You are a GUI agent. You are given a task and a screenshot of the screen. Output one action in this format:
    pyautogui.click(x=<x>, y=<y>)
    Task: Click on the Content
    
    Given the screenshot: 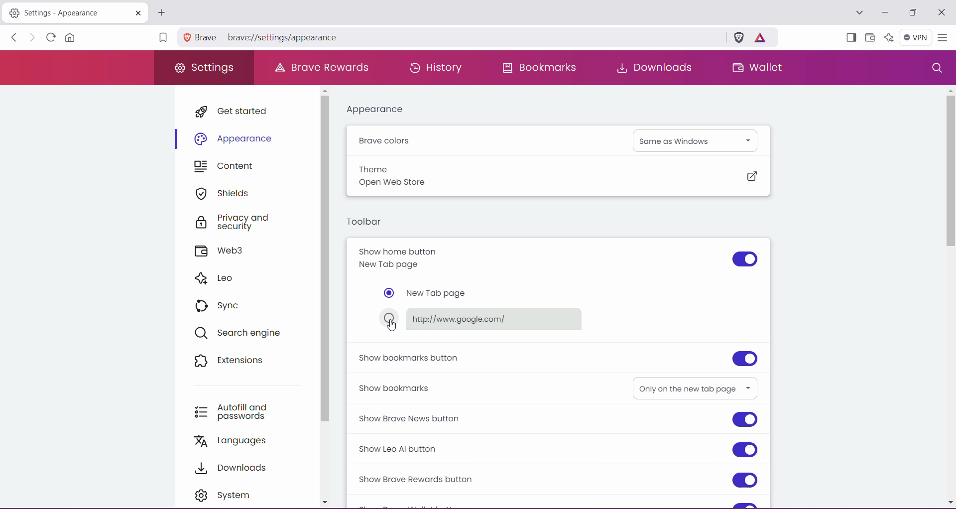 What is the action you would take?
    pyautogui.click(x=230, y=167)
    